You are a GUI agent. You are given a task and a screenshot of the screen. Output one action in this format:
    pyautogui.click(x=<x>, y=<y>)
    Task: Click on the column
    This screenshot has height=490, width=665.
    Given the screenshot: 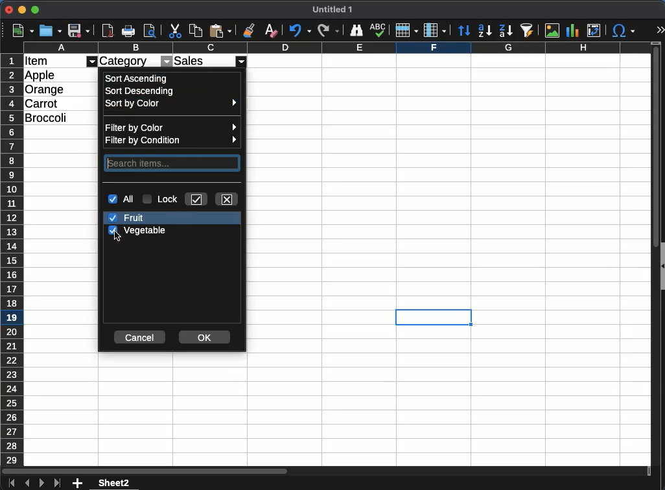 What is the action you would take?
    pyautogui.click(x=336, y=48)
    